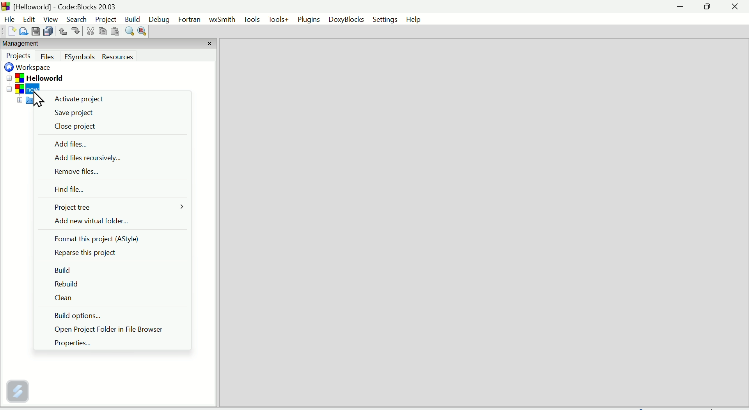 The image size is (749, 410). Describe the element at coordinates (89, 316) in the screenshot. I see `Build options` at that location.